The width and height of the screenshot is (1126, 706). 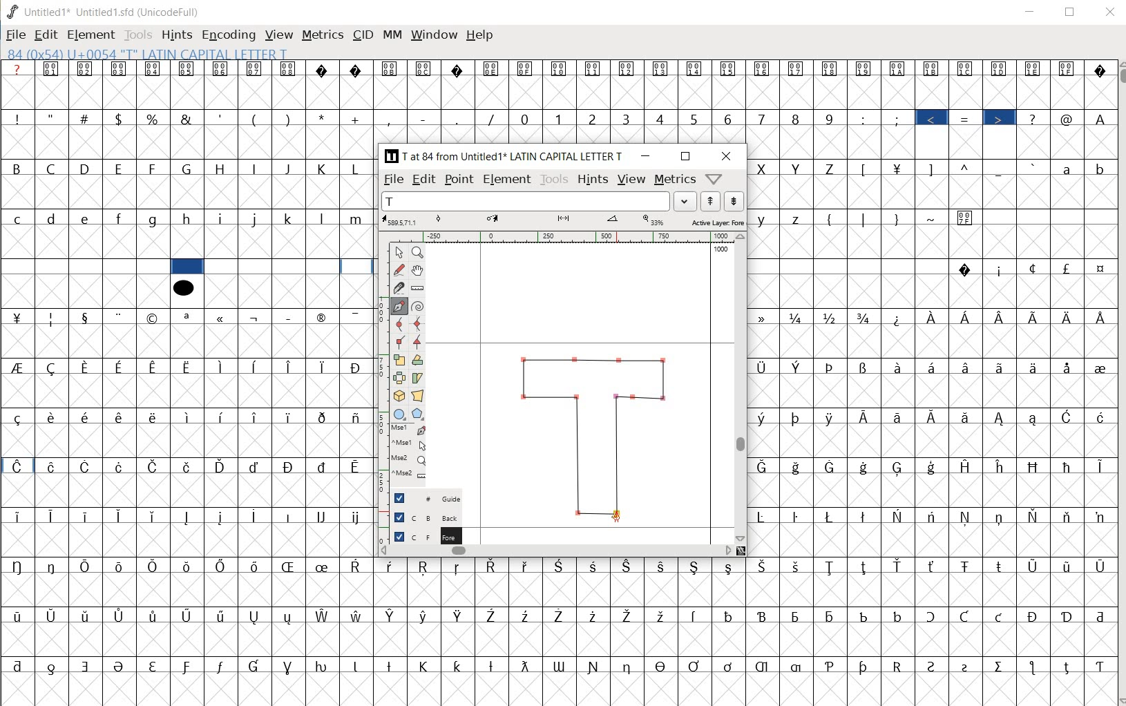 What do you see at coordinates (564, 221) in the screenshot?
I see `active layer: fore` at bounding box center [564, 221].